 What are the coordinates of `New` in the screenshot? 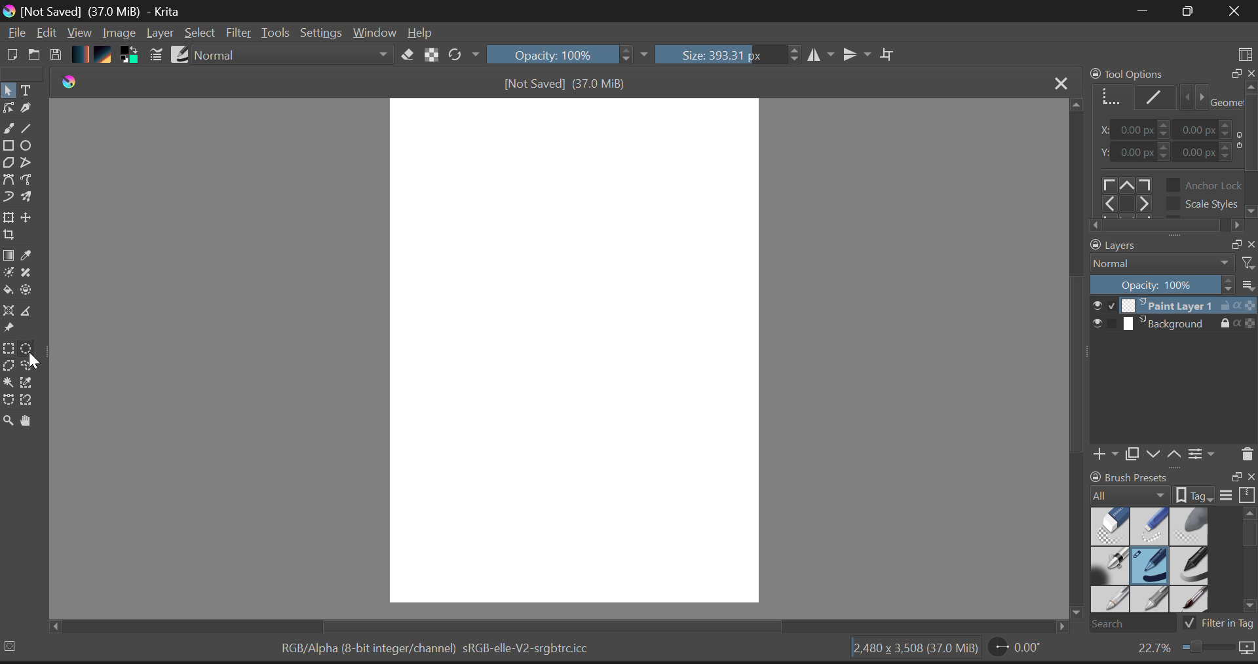 It's located at (12, 54).